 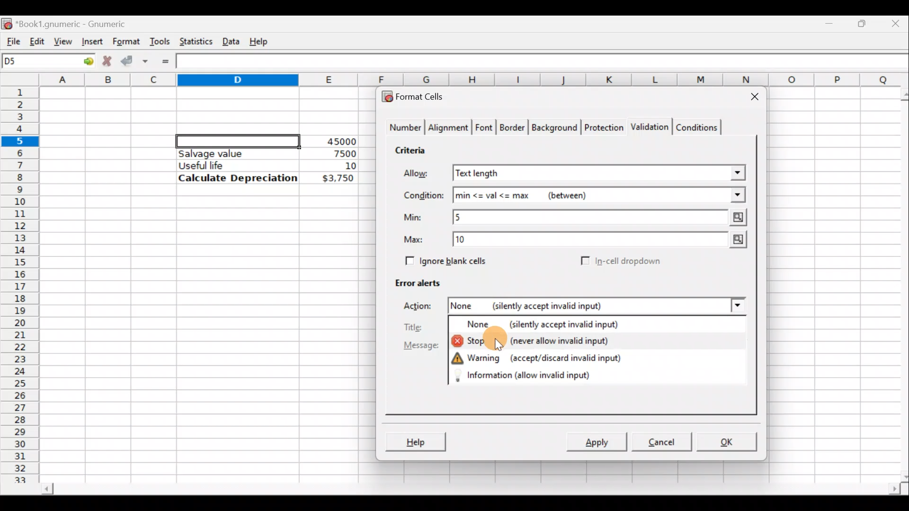 What do you see at coordinates (542, 339) in the screenshot?
I see `Stop (never allow invalid input)` at bounding box center [542, 339].